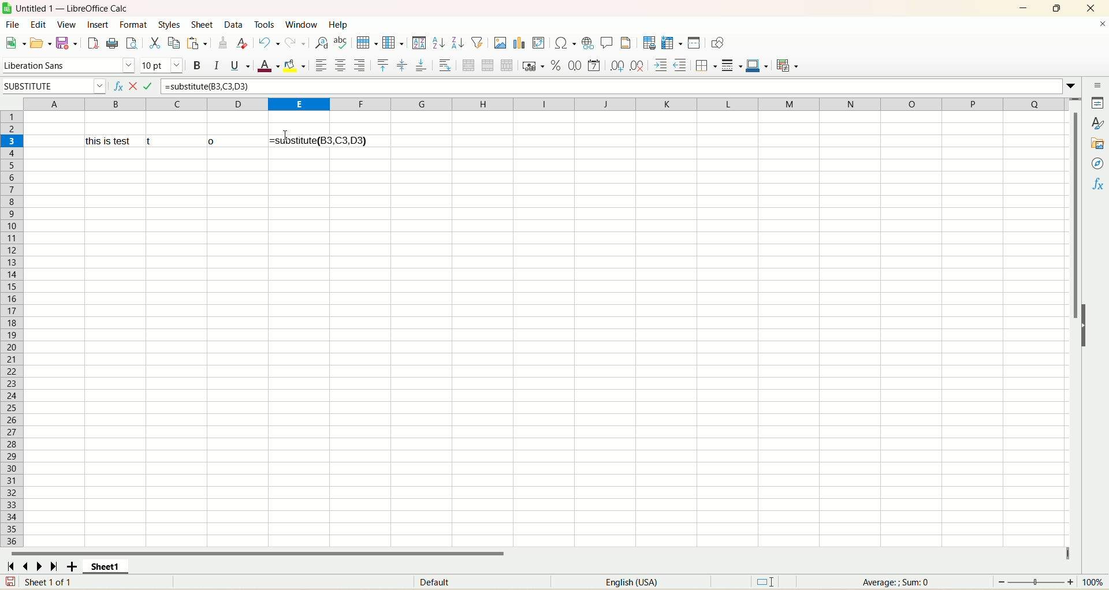  What do you see at coordinates (507, 65) in the screenshot?
I see `unmerge cells` at bounding box center [507, 65].